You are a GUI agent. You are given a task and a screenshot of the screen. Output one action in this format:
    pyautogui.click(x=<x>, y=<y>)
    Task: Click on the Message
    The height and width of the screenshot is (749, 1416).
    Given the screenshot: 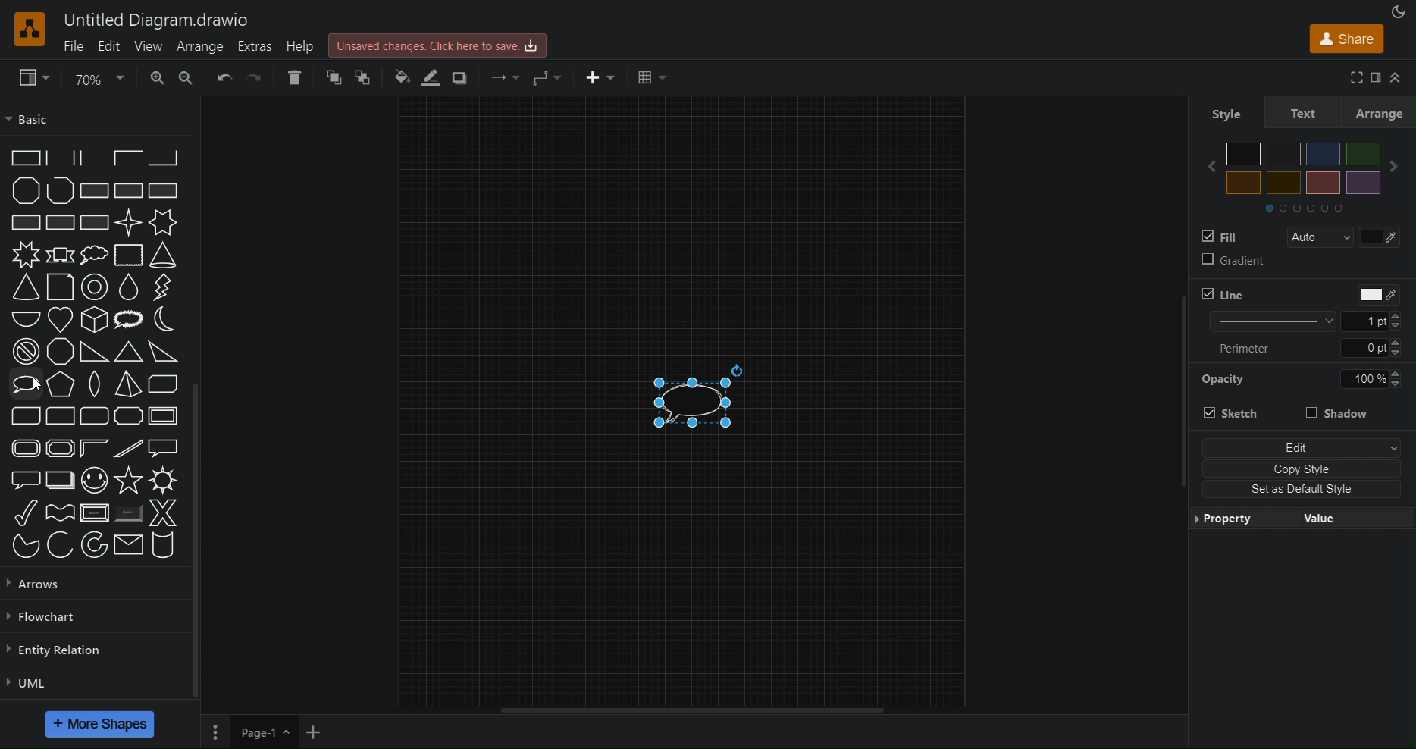 What is the action you would take?
    pyautogui.click(x=128, y=545)
    